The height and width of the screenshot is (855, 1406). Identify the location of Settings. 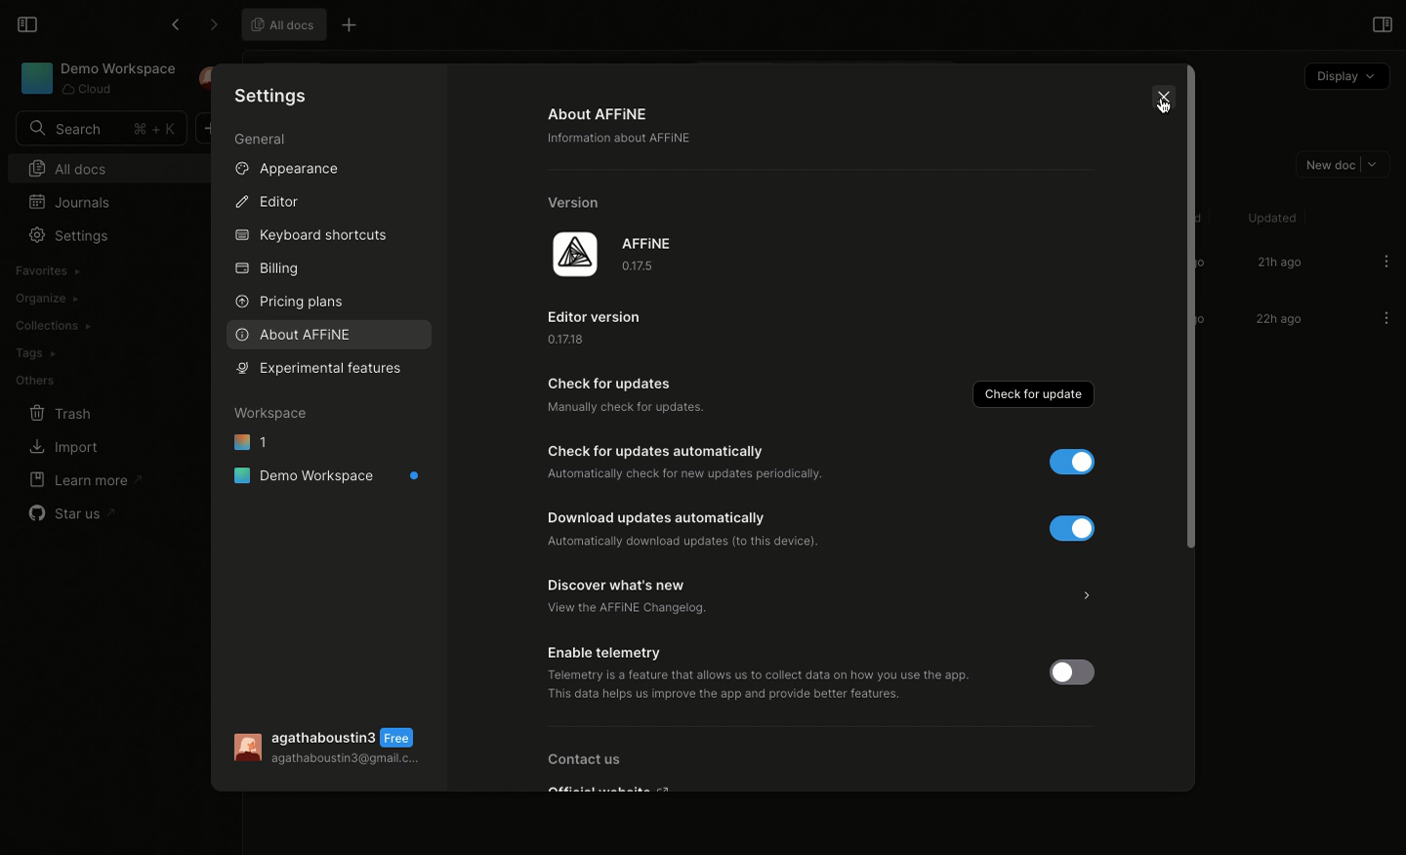
(67, 235).